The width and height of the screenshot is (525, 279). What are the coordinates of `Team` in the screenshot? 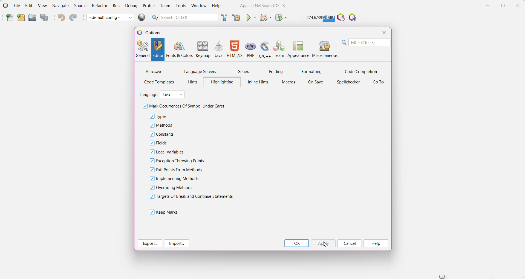 It's located at (165, 5).